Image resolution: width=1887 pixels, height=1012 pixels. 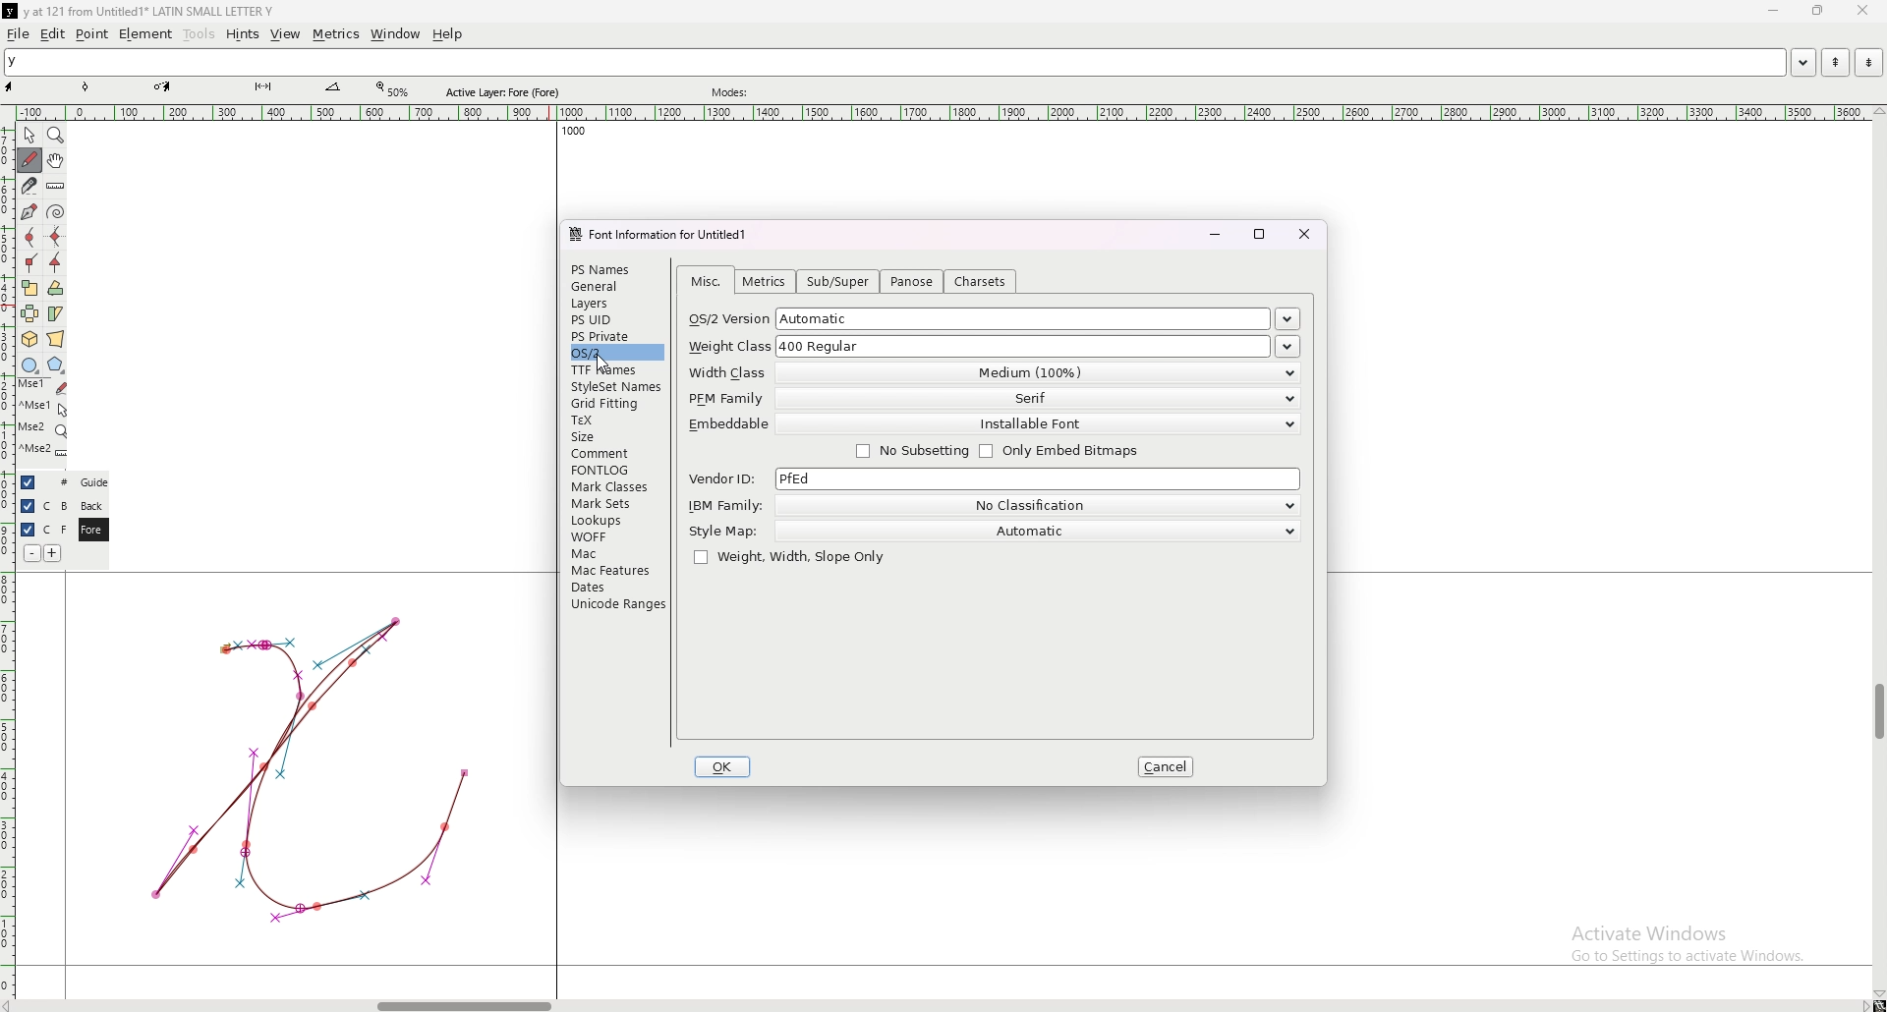 What do you see at coordinates (614, 487) in the screenshot?
I see `mark classes` at bounding box center [614, 487].